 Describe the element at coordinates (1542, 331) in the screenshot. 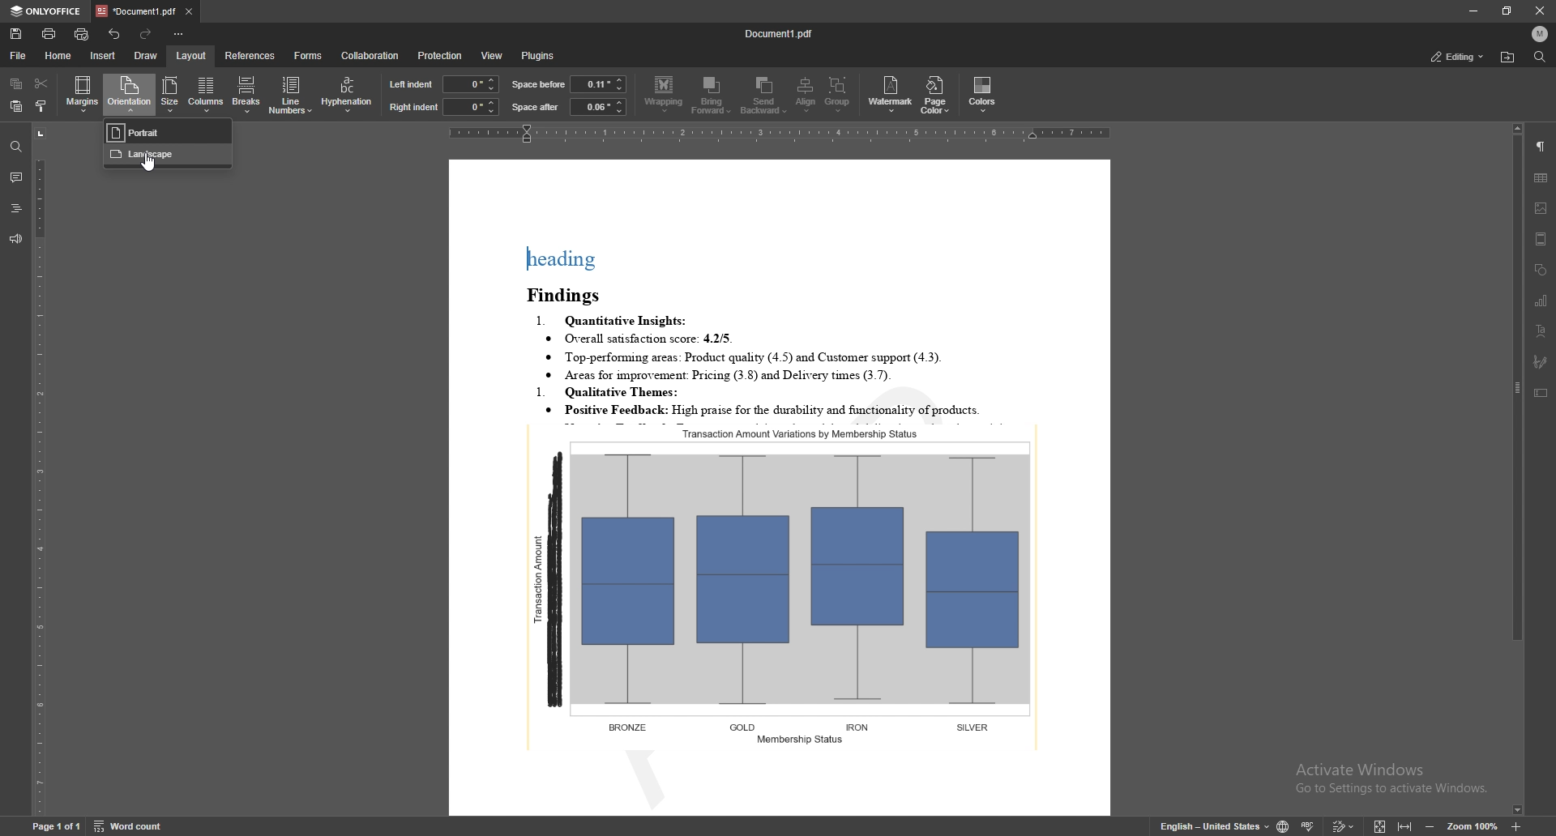

I see `text art` at that location.